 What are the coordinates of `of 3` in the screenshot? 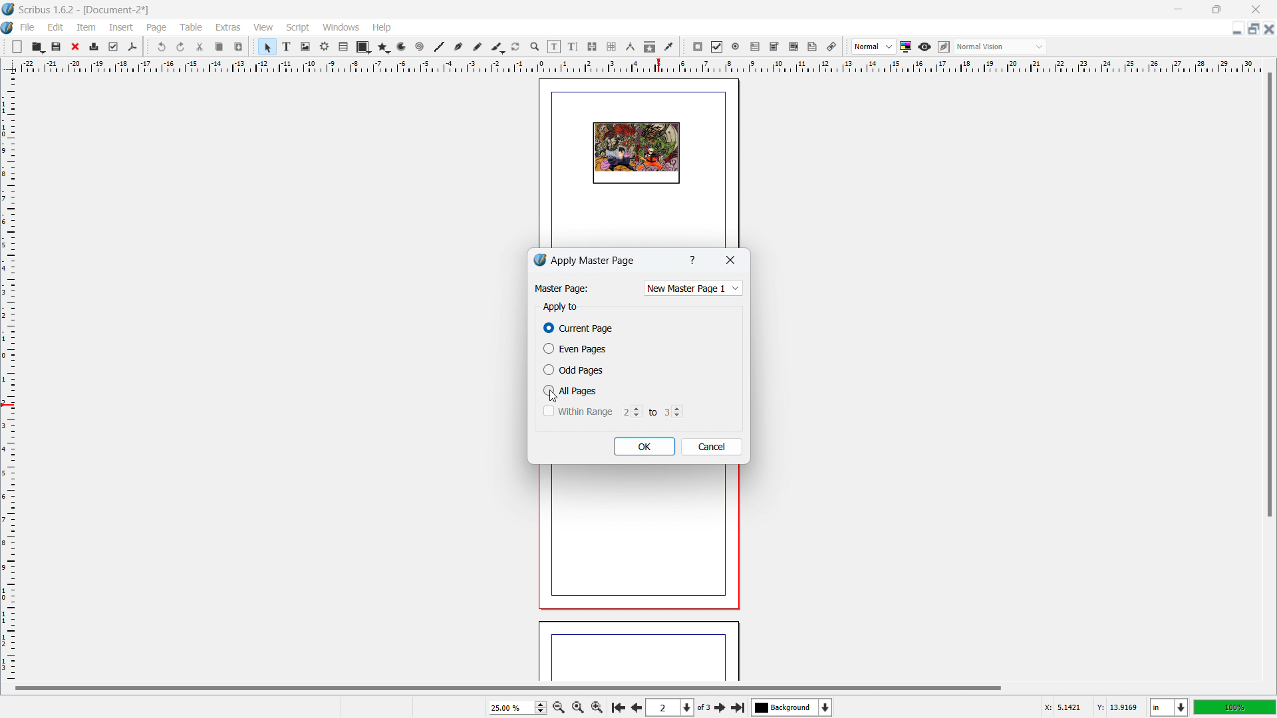 It's located at (704, 708).